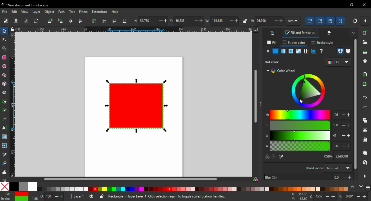 The width and height of the screenshot is (371, 201). What do you see at coordinates (4, 110) in the screenshot?
I see `pencil tool` at bounding box center [4, 110].